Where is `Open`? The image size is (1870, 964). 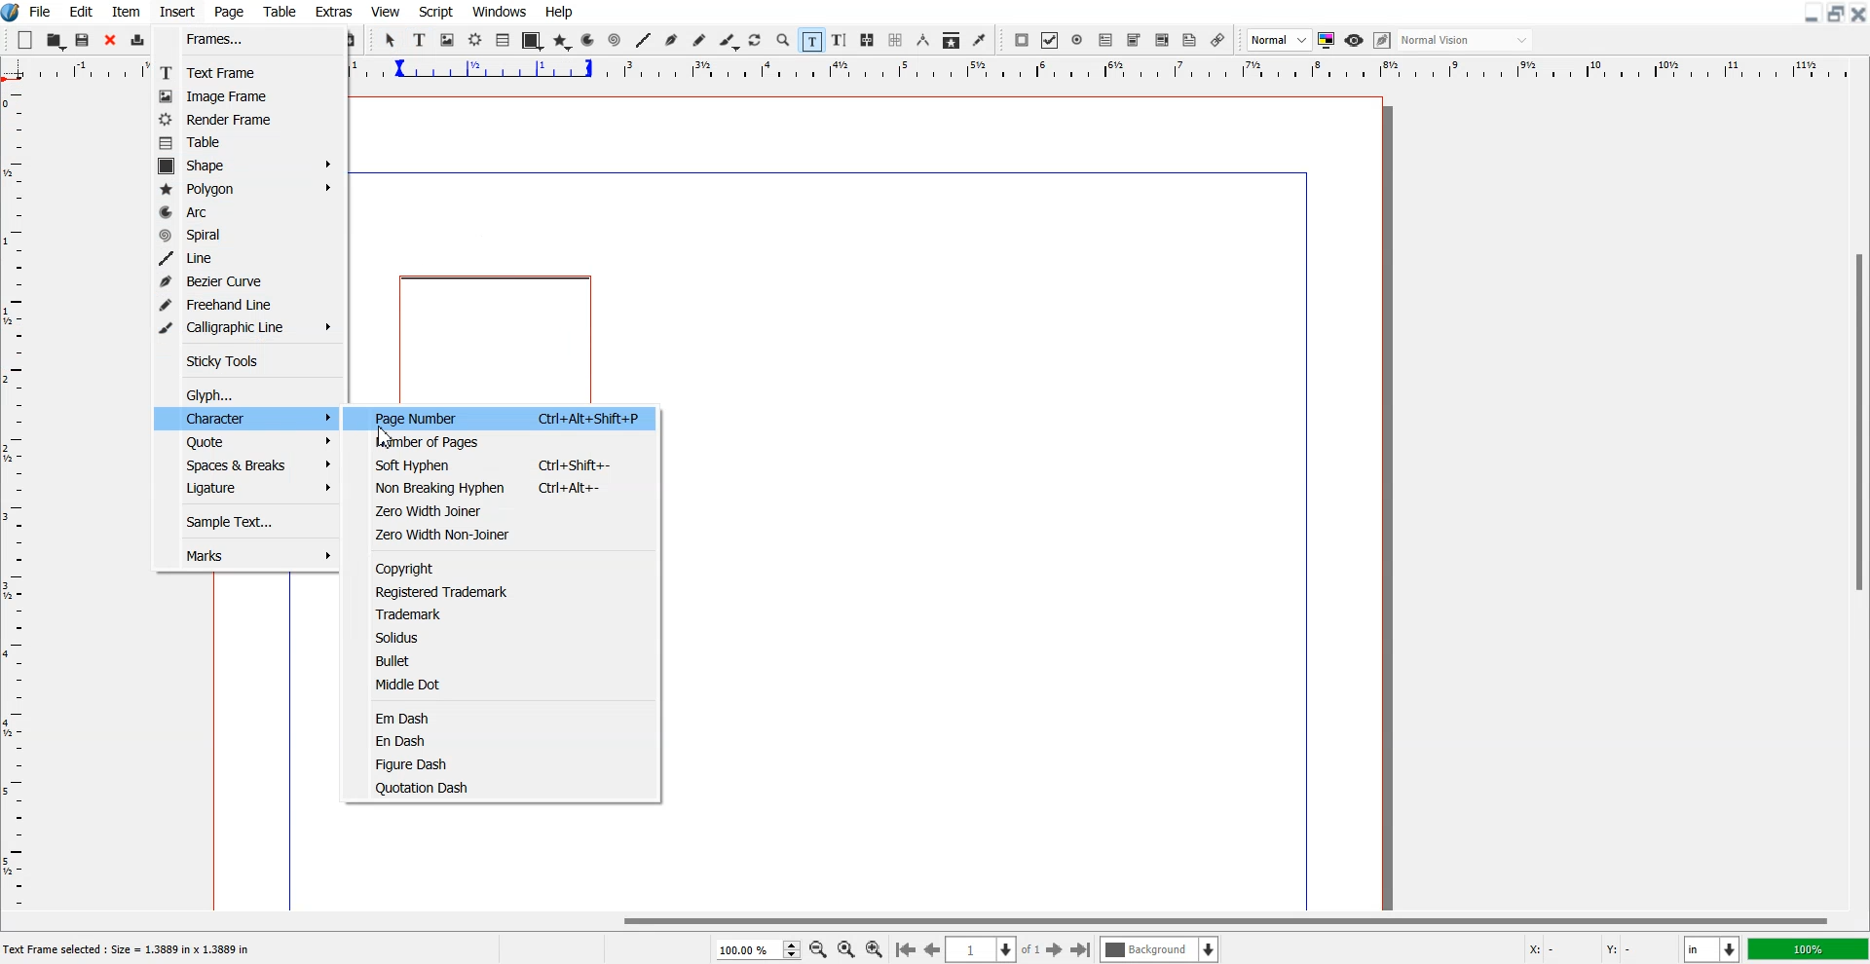 Open is located at coordinates (56, 41).